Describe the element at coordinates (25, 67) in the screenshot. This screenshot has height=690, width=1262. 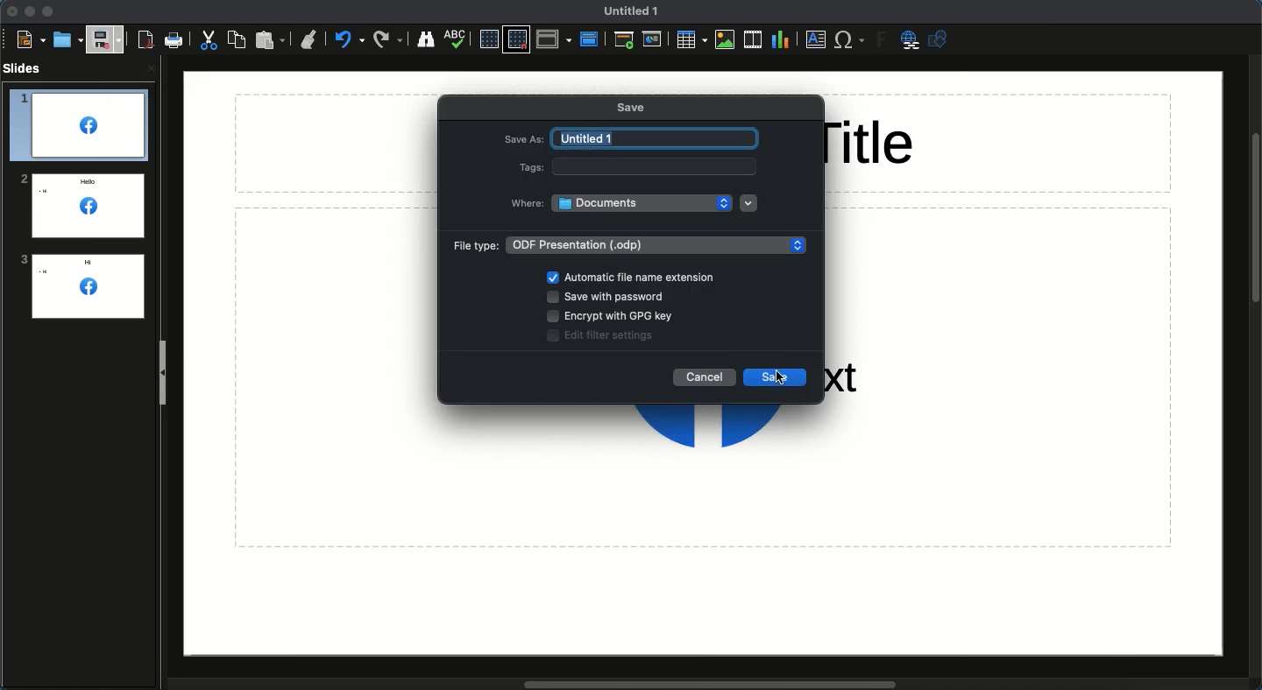
I see `Slides` at that location.